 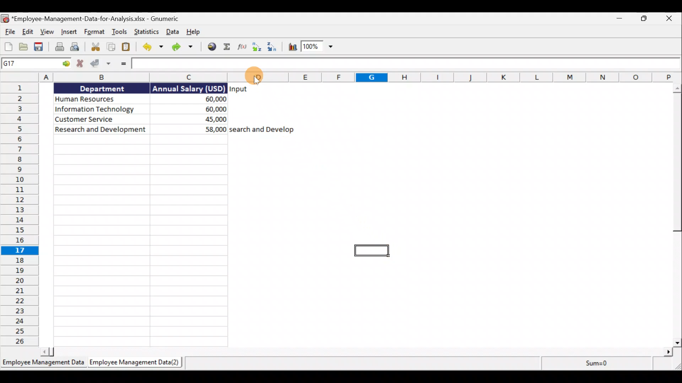 What do you see at coordinates (239, 90) in the screenshot?
I see `input` at bounding box center [239, 90].